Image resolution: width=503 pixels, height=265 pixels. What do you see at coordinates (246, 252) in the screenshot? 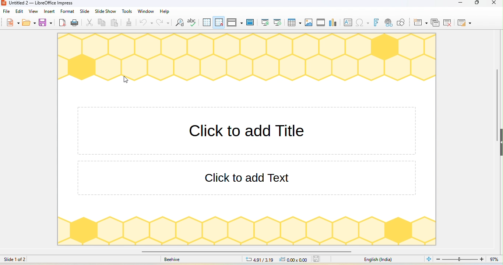
I see `horizontal scroll bar` at bounding box center [246, 252].